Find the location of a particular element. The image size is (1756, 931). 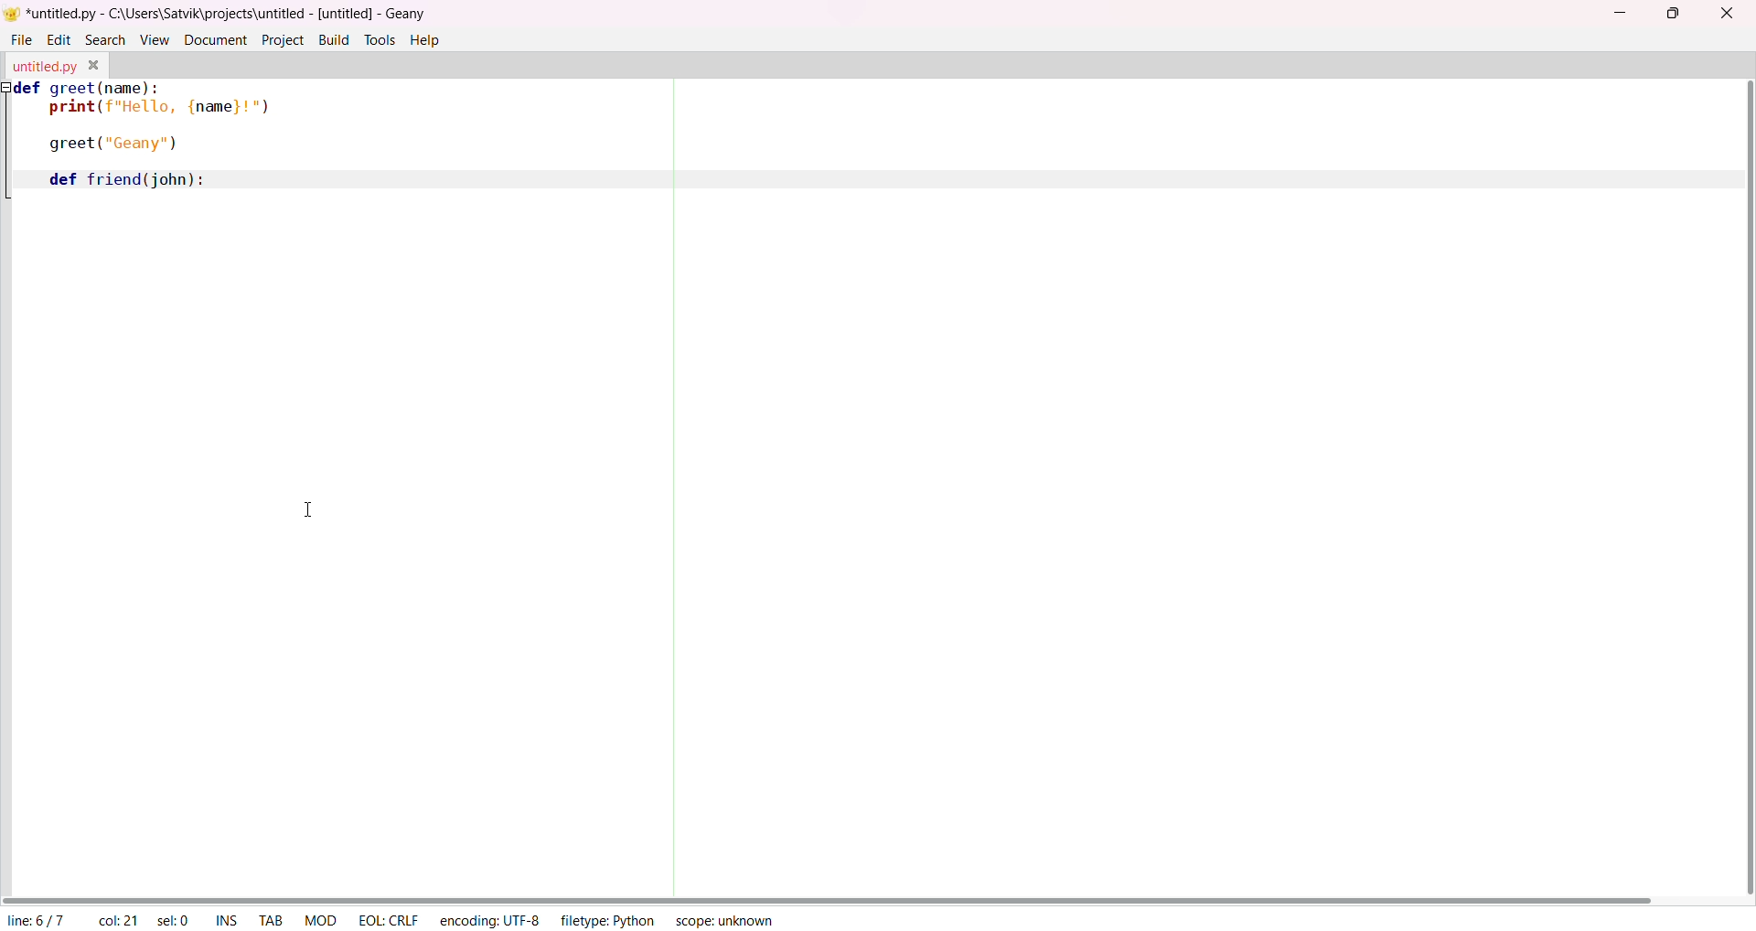

encoding: UTF-8 is located at coordinates (488, 918).